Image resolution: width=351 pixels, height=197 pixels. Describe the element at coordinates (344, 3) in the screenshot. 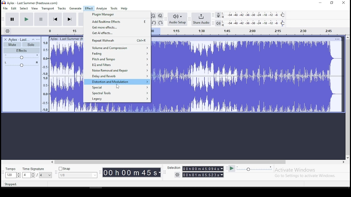

I see `close window` at that location.